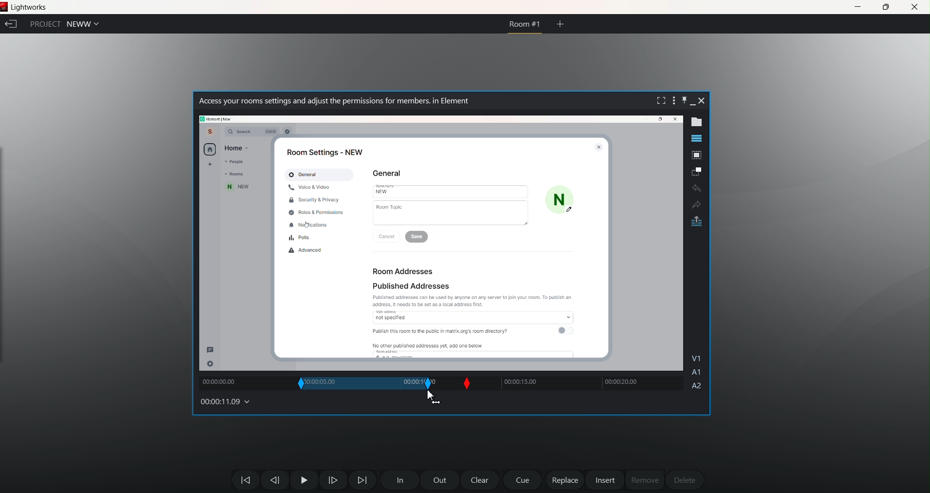 This screenshot has width=930, height=493. Describe the element at coordinates (388, 384) in the screenshot. I see `out slip` at that location.